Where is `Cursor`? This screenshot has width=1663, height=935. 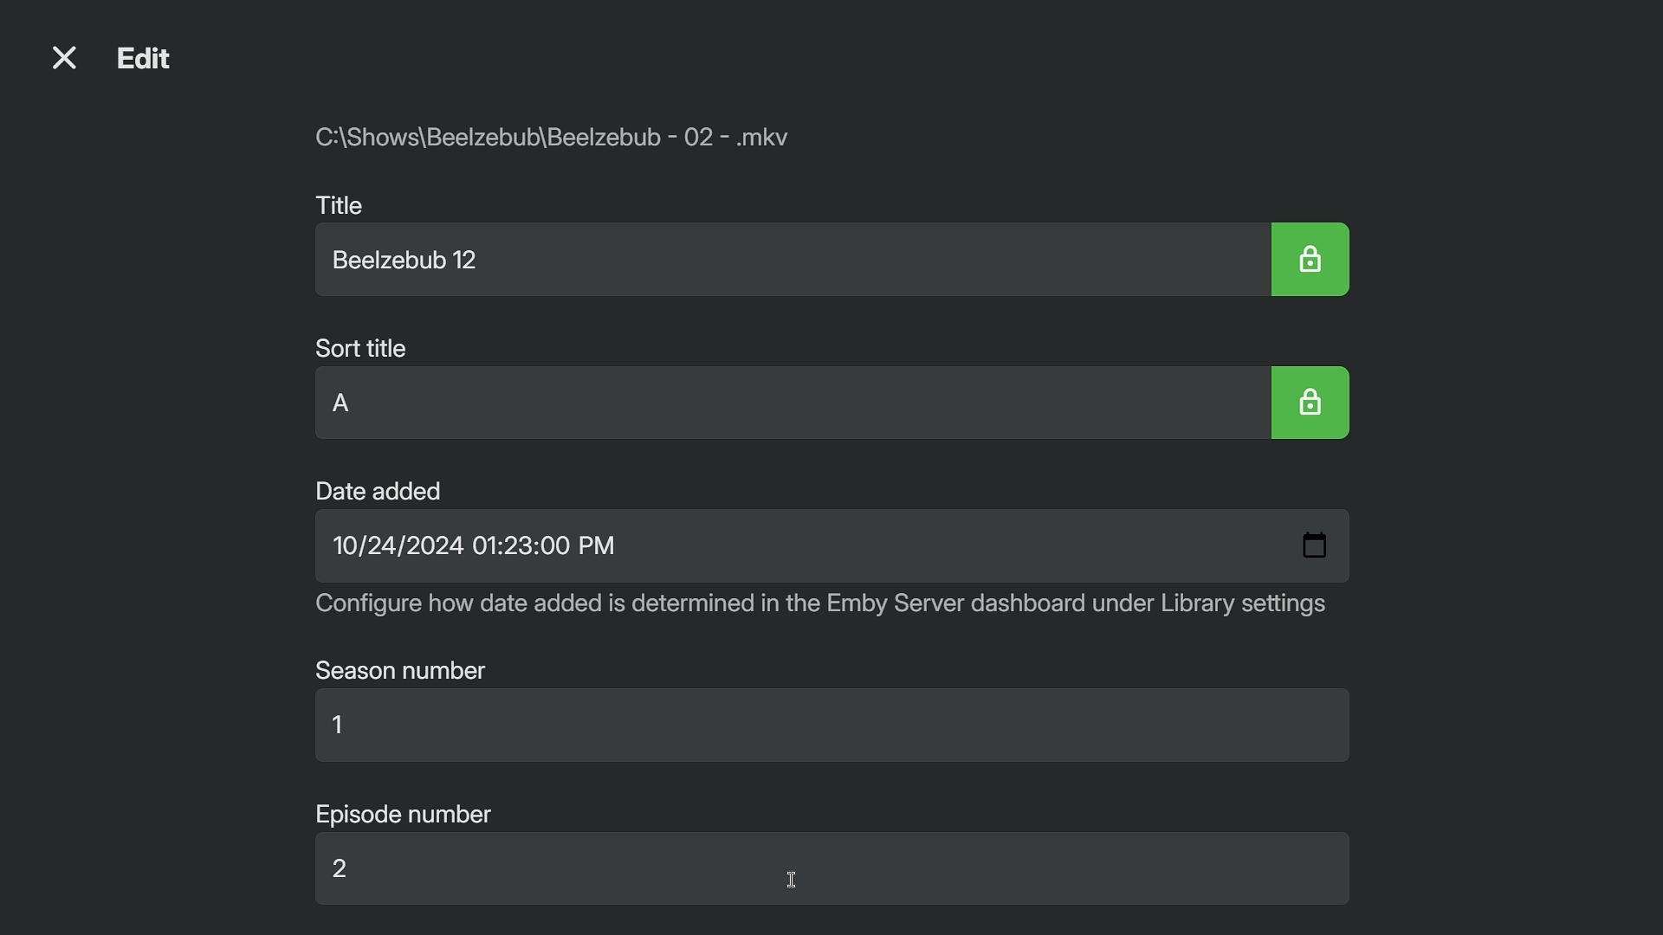
Cursor is located at coordinates (794, 881).